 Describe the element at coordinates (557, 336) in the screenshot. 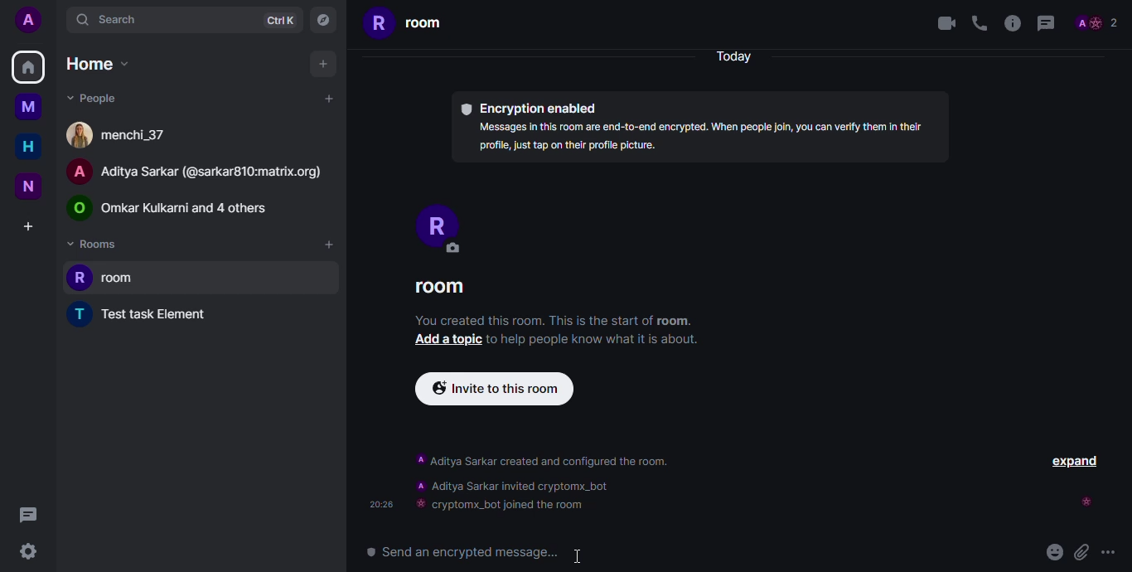

I see `‘You created this room. This Is the start of room.Add atopic to help people know what it is about.` at that location.